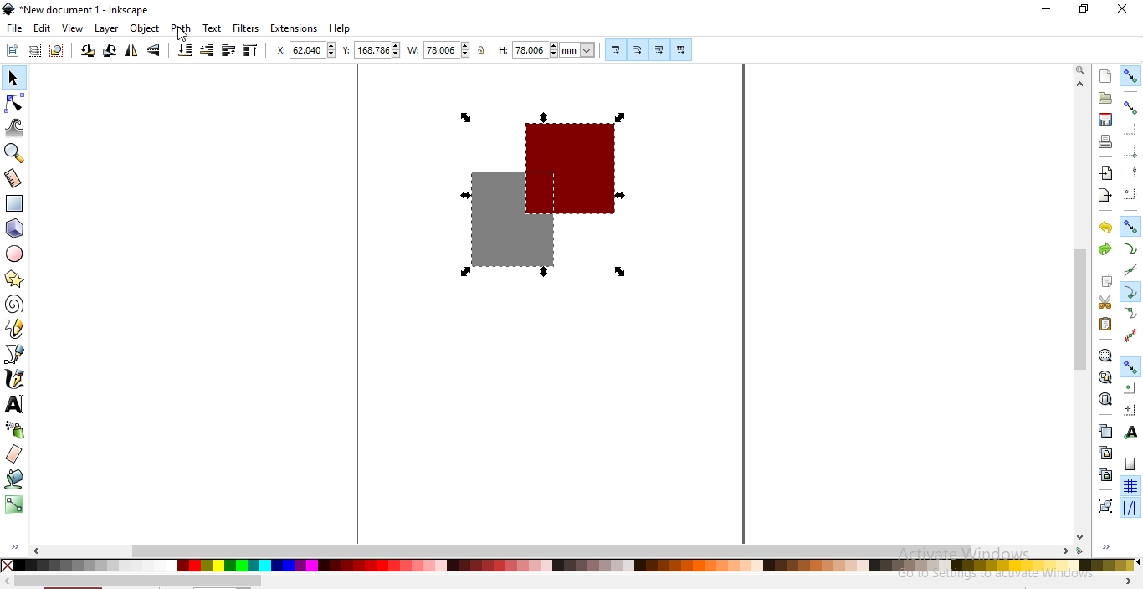  I want to click on snap midpoints of bounding box edges, so click(1131, 172).